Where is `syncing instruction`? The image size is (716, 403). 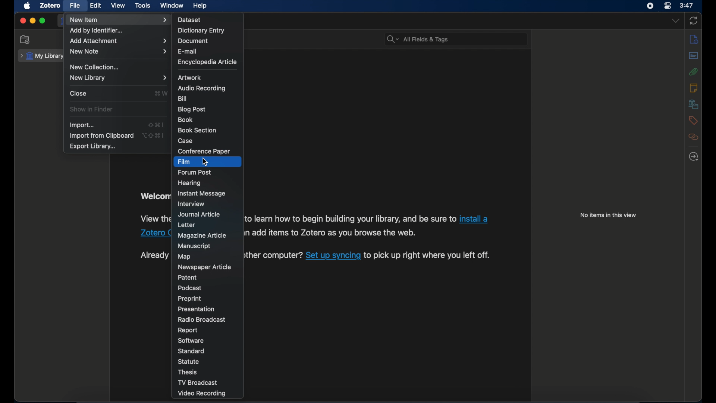
syncing instruction is located at coordinates (275, 255).